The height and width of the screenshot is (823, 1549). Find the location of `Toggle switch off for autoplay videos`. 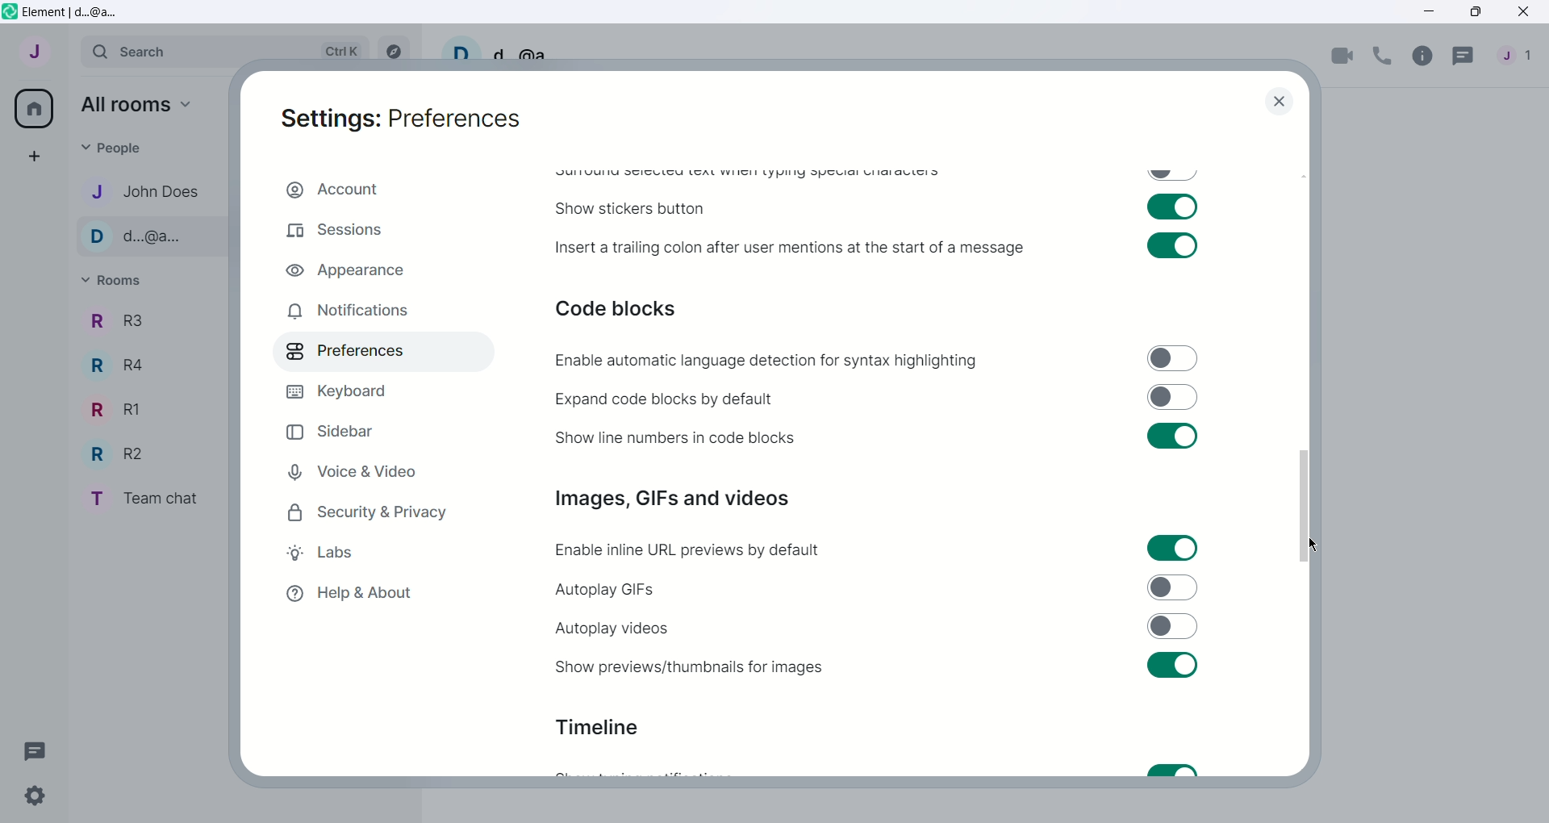

Toggle switch off for autoplay videos is located at coordinates (1173, 626).